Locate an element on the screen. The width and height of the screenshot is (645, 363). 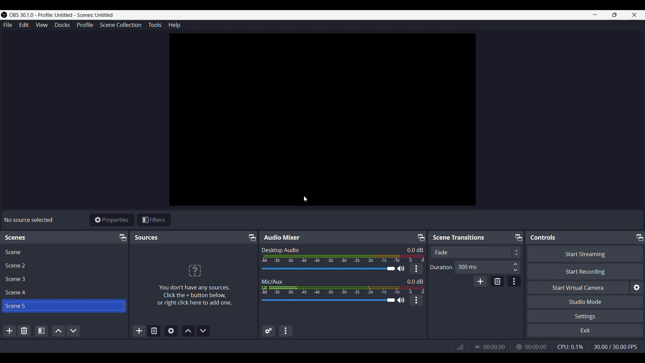
Scene 2 is located at coordinates (64, 265).